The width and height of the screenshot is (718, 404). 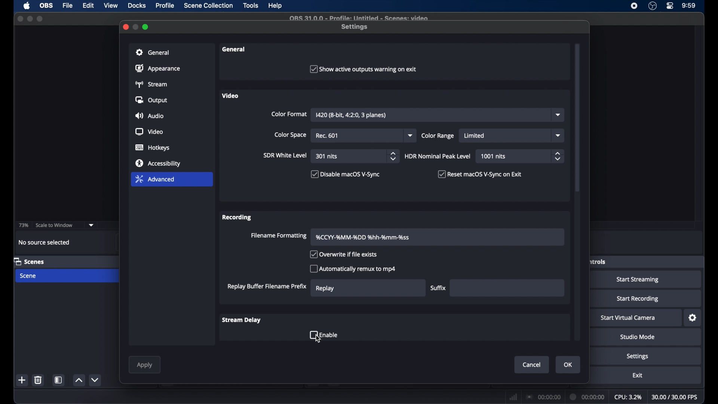 I want to click on output, so click(x=151, y=100).